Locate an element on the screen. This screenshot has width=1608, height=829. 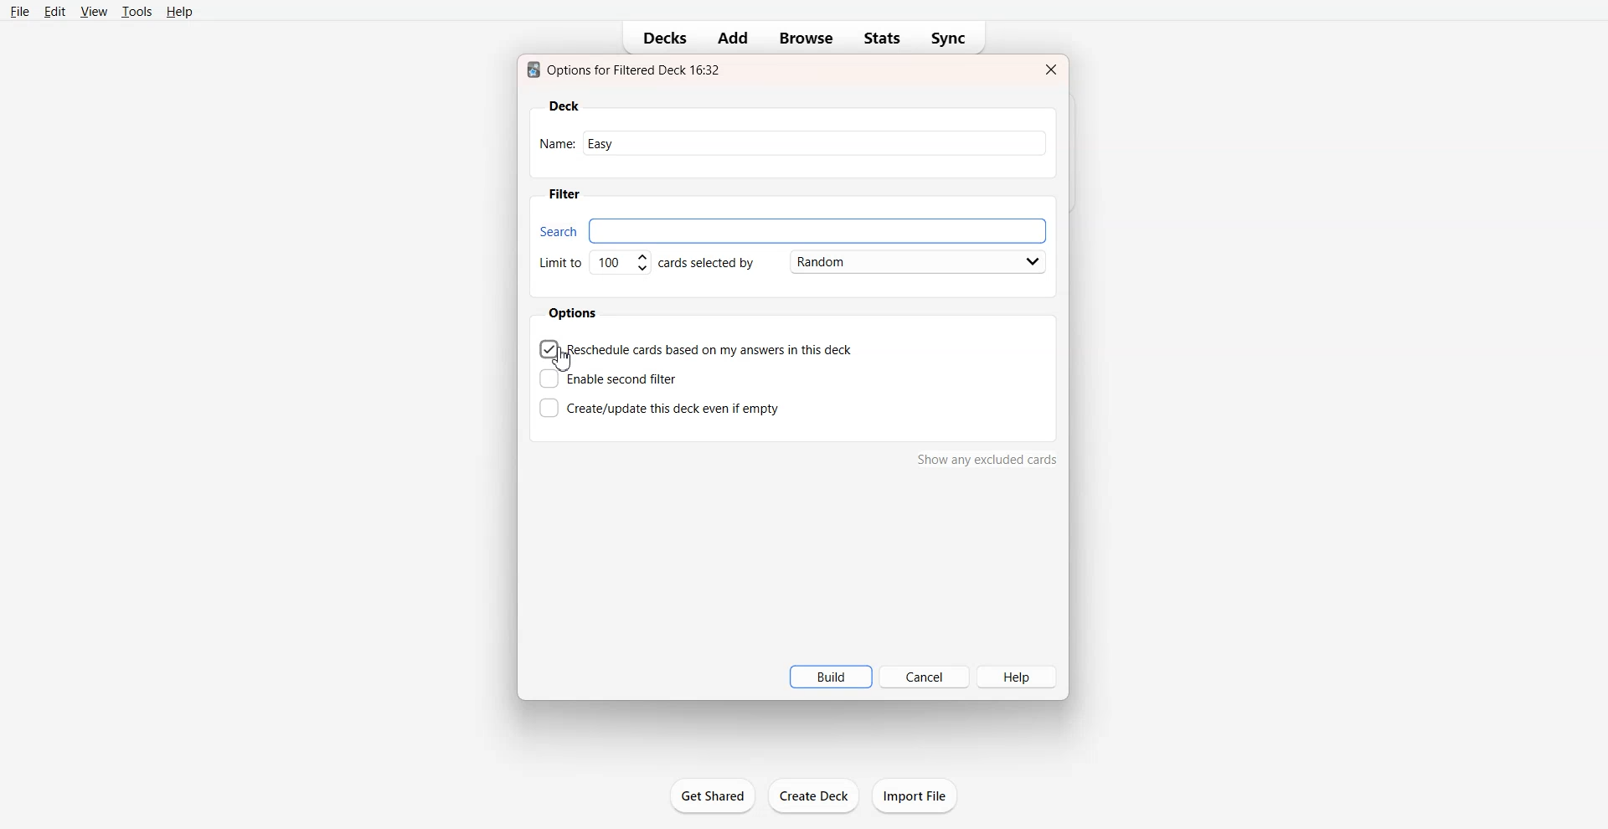
Tools is located at coordinates (137, 11).